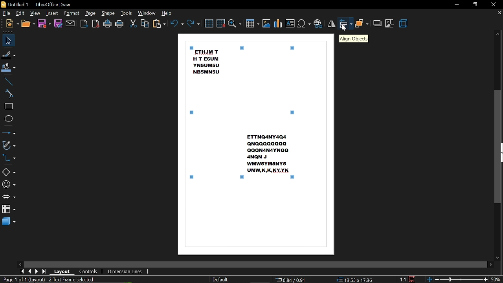 The image size is (503, 283). What do you see at coordinates (318, 23) in the screenshot?
I see `insert hyperlink` at bounding box center [318, 23].